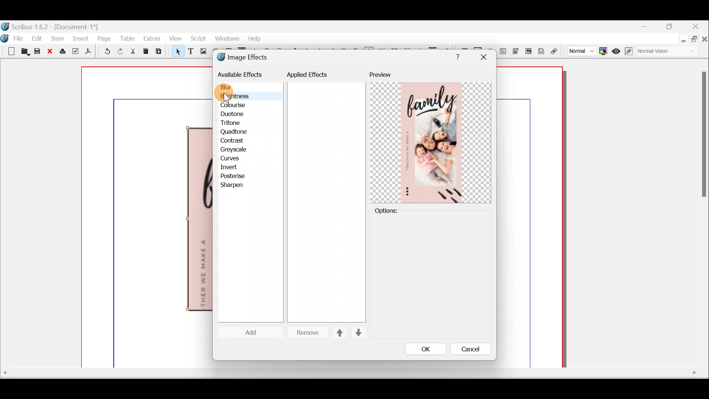  Describe the element at coordinates (105, 38) in the screenshot. I see `Page` at that location.